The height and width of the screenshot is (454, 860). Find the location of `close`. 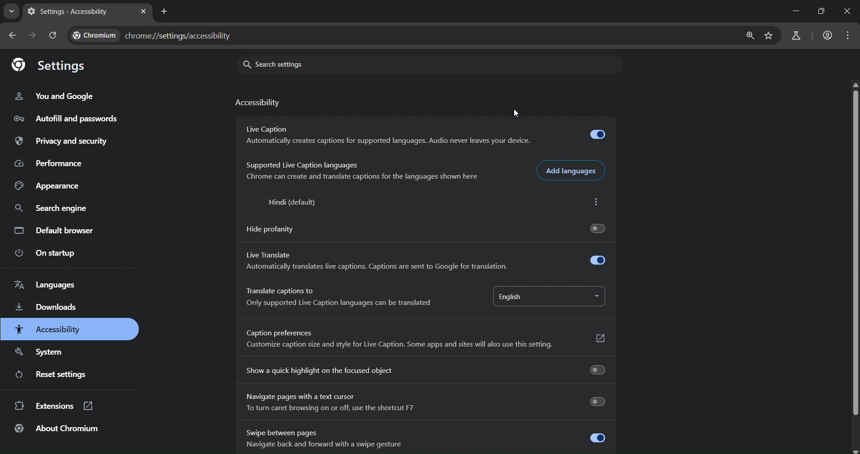

close is located at coordinates (847, 11).